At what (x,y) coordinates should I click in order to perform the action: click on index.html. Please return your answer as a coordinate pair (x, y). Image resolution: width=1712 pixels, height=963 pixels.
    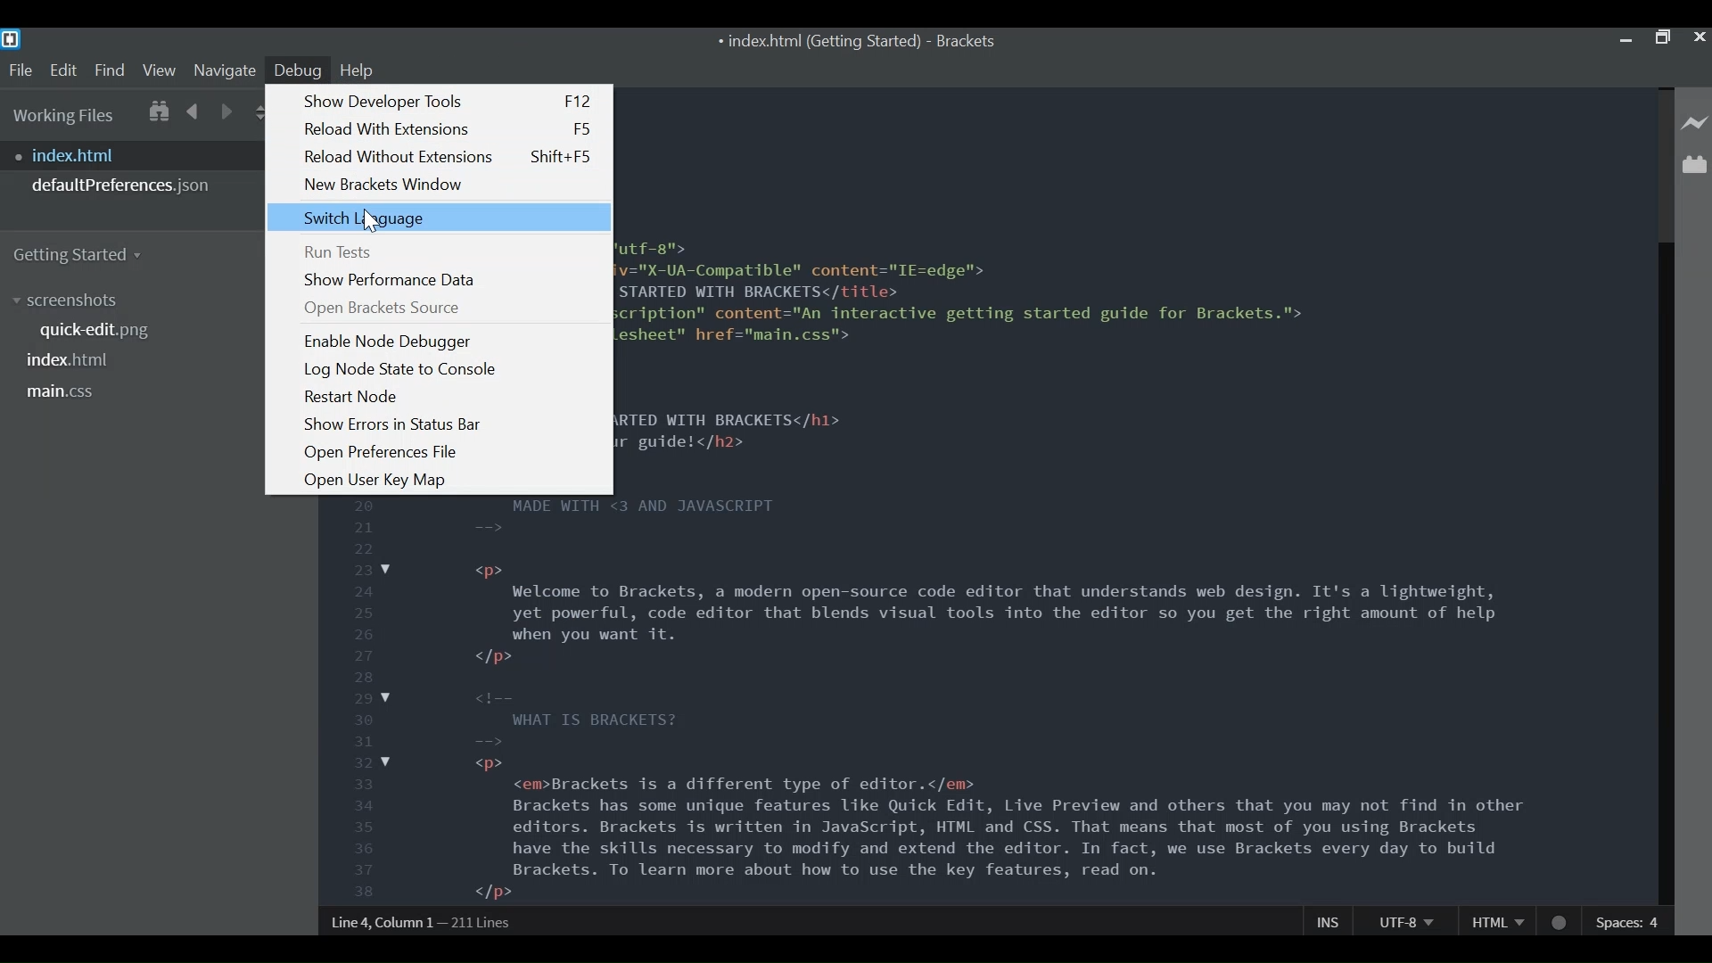
    Looking at the image, I should click on (121, 155).